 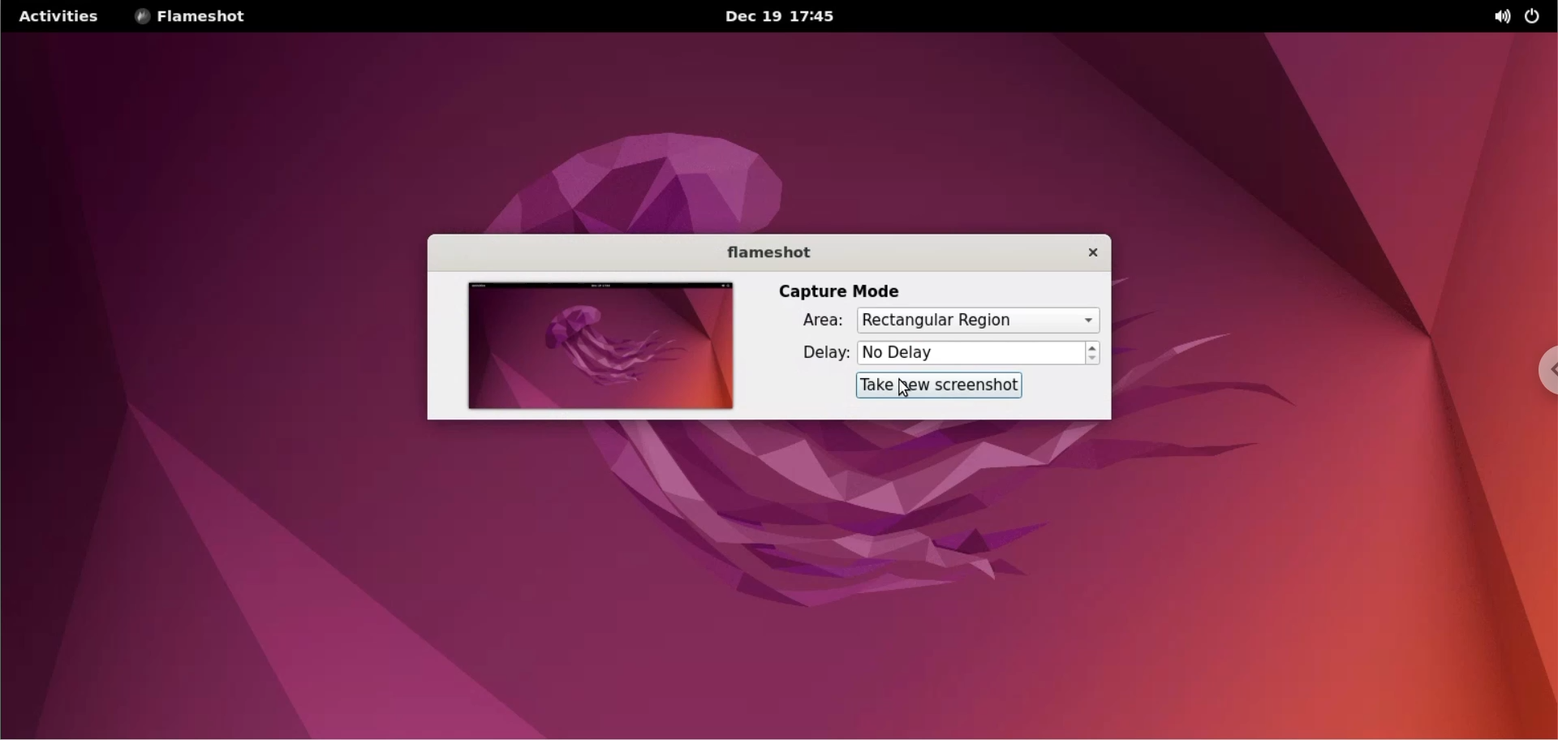 What do you see at coordinates (600, 347) in the screenshot?
I see `screenshot preview` at bounding box center [600, 347].